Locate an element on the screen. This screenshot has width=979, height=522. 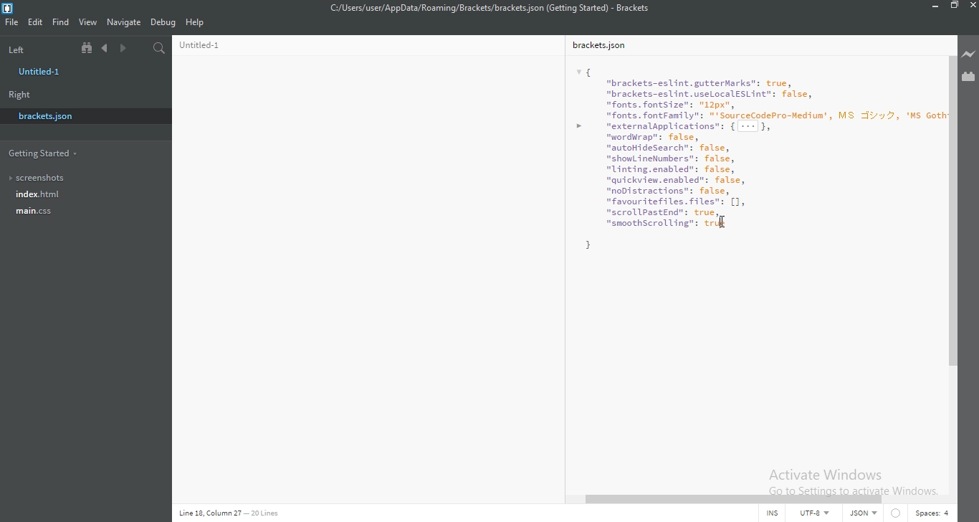
Help is located at coordinates (196, 24).